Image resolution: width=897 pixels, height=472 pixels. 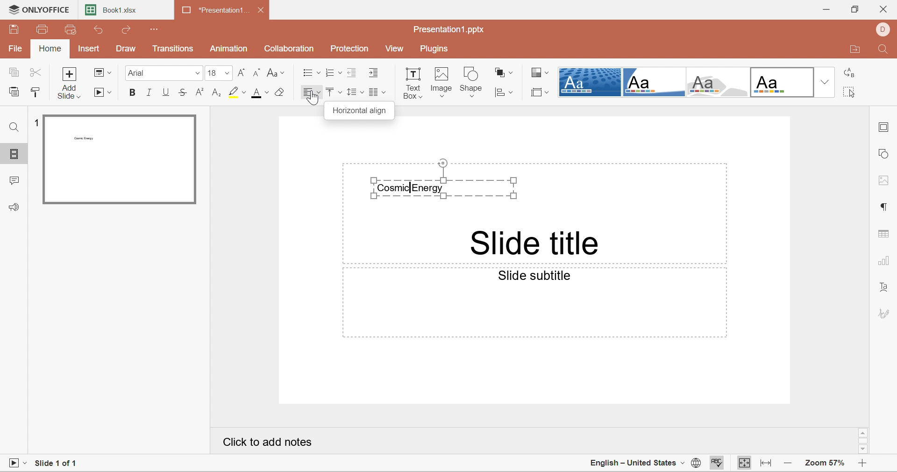 What do you see at coordinates (281, 93) in the screenshot?
I see `Clear` at bounding box center [281, 93].